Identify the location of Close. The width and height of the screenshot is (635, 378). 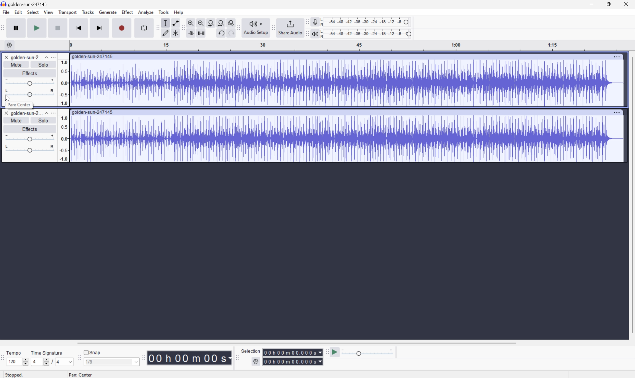
(6, 57).